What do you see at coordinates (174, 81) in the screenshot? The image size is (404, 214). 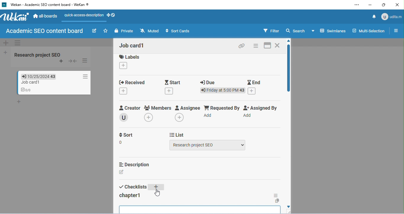 I see `start` at bounding box center [174, 81].